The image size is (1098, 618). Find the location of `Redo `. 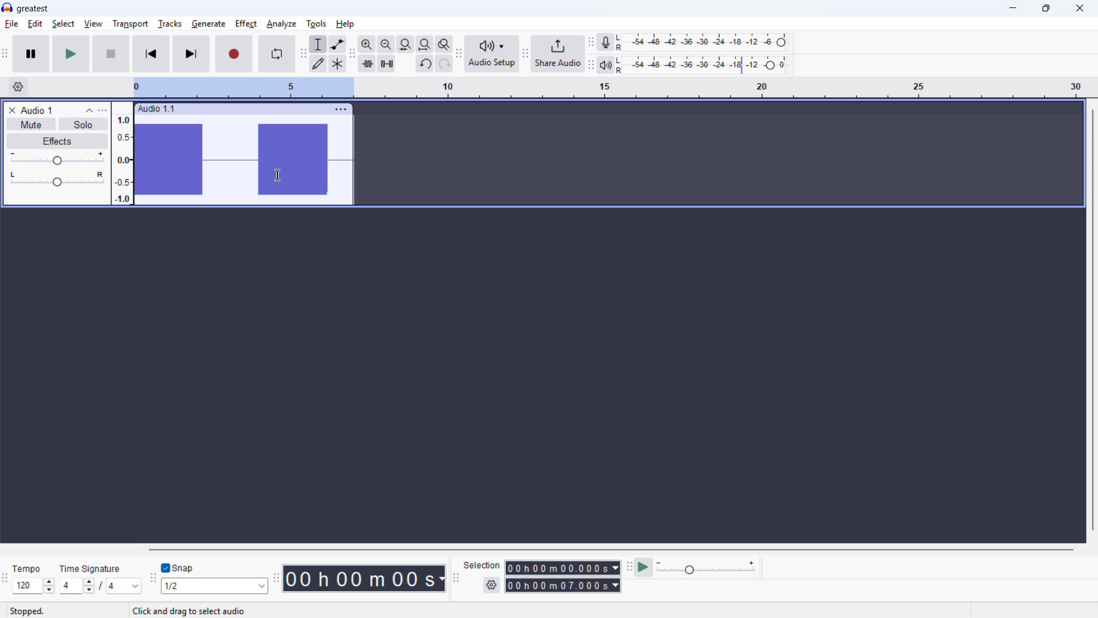

Redo  is located at coordinates (443, 64).